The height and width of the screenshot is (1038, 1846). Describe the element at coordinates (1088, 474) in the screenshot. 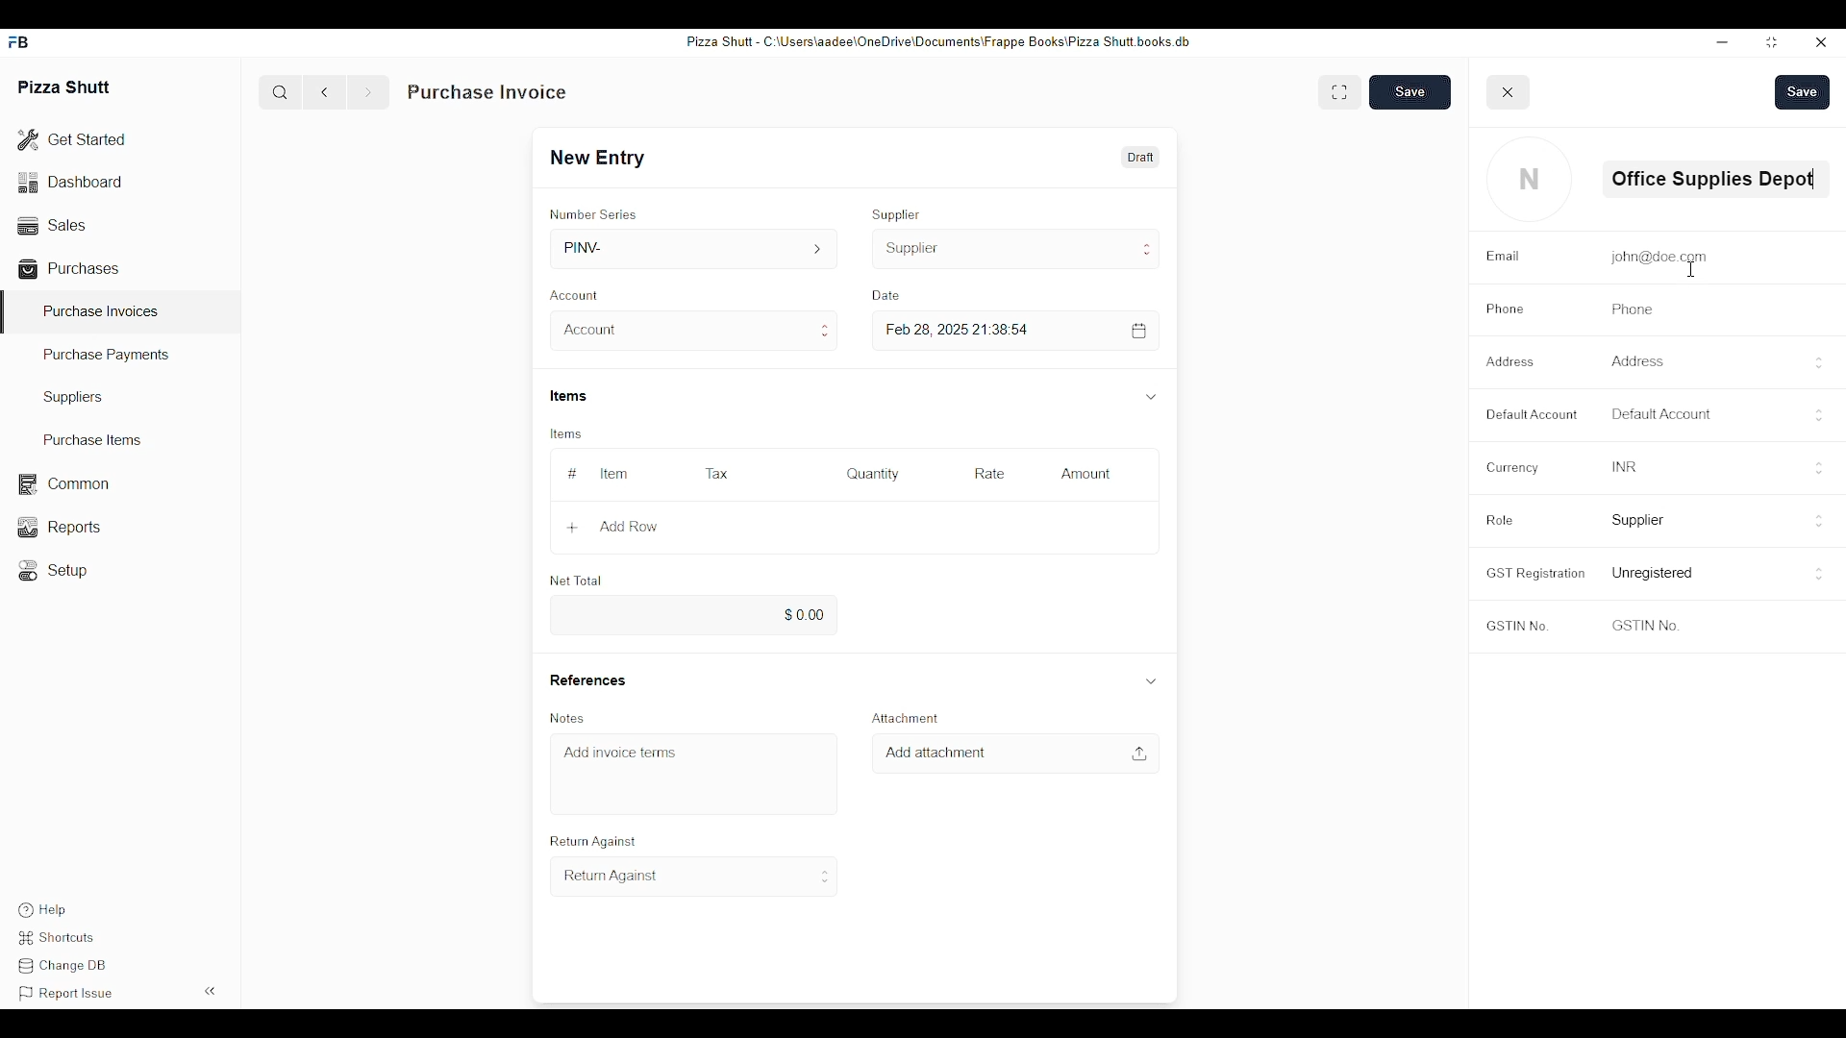

I see `Amount` at that location.